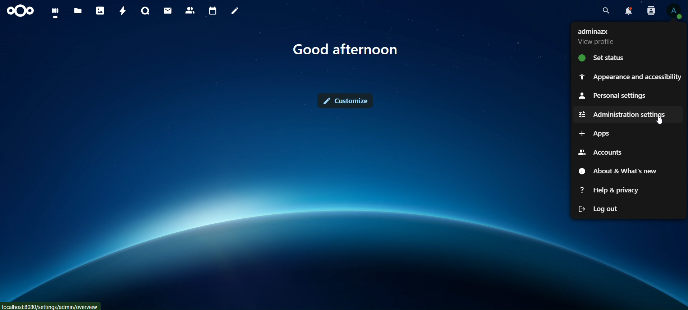  What do you see at coordinates (616, 171) in the screenshot?
I see `about & what's new` at bounding box center [616, 171].